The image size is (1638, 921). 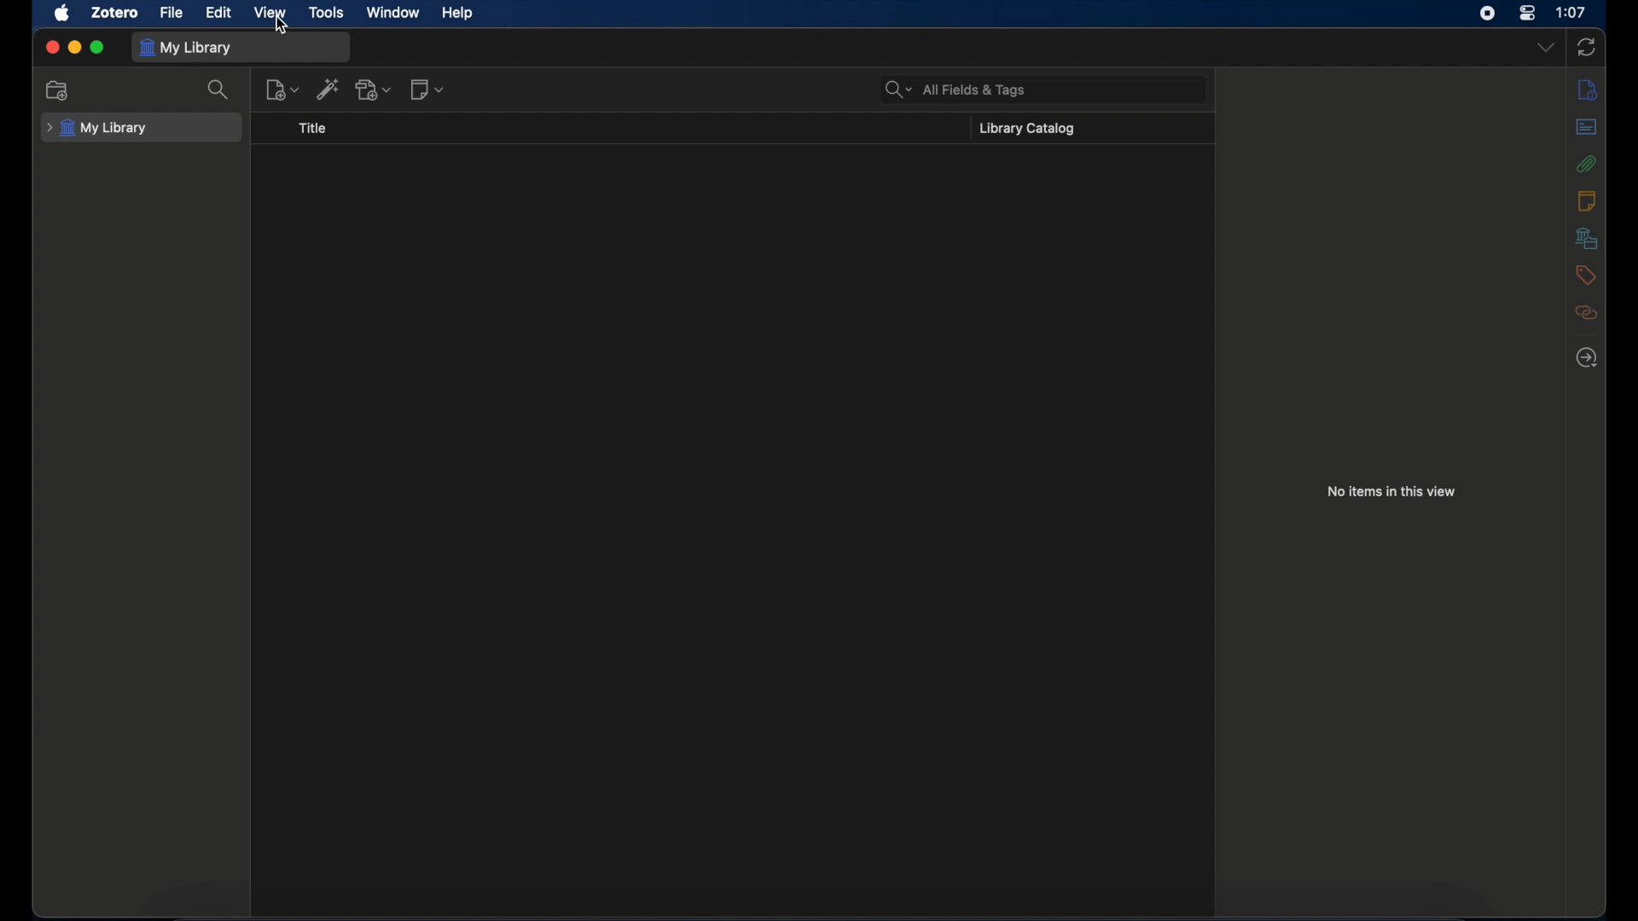 I want to click on new collection, so click(x=56, y=90).